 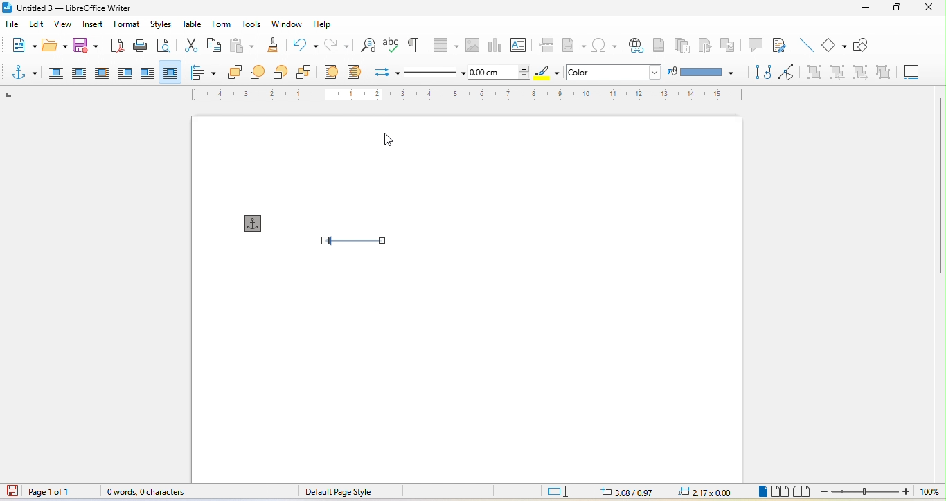 I want to click on clone formatting, so click(x=271, y=44).